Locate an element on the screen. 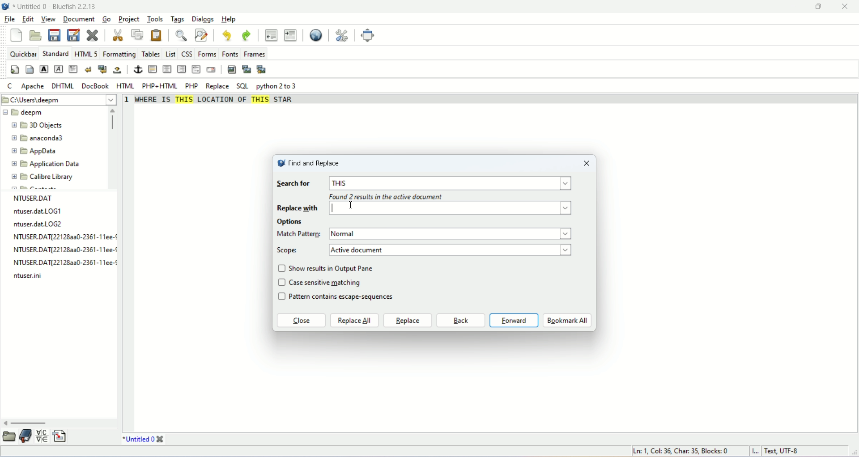 The image size is (859, 457). cut is located at coordinates (119, 35).